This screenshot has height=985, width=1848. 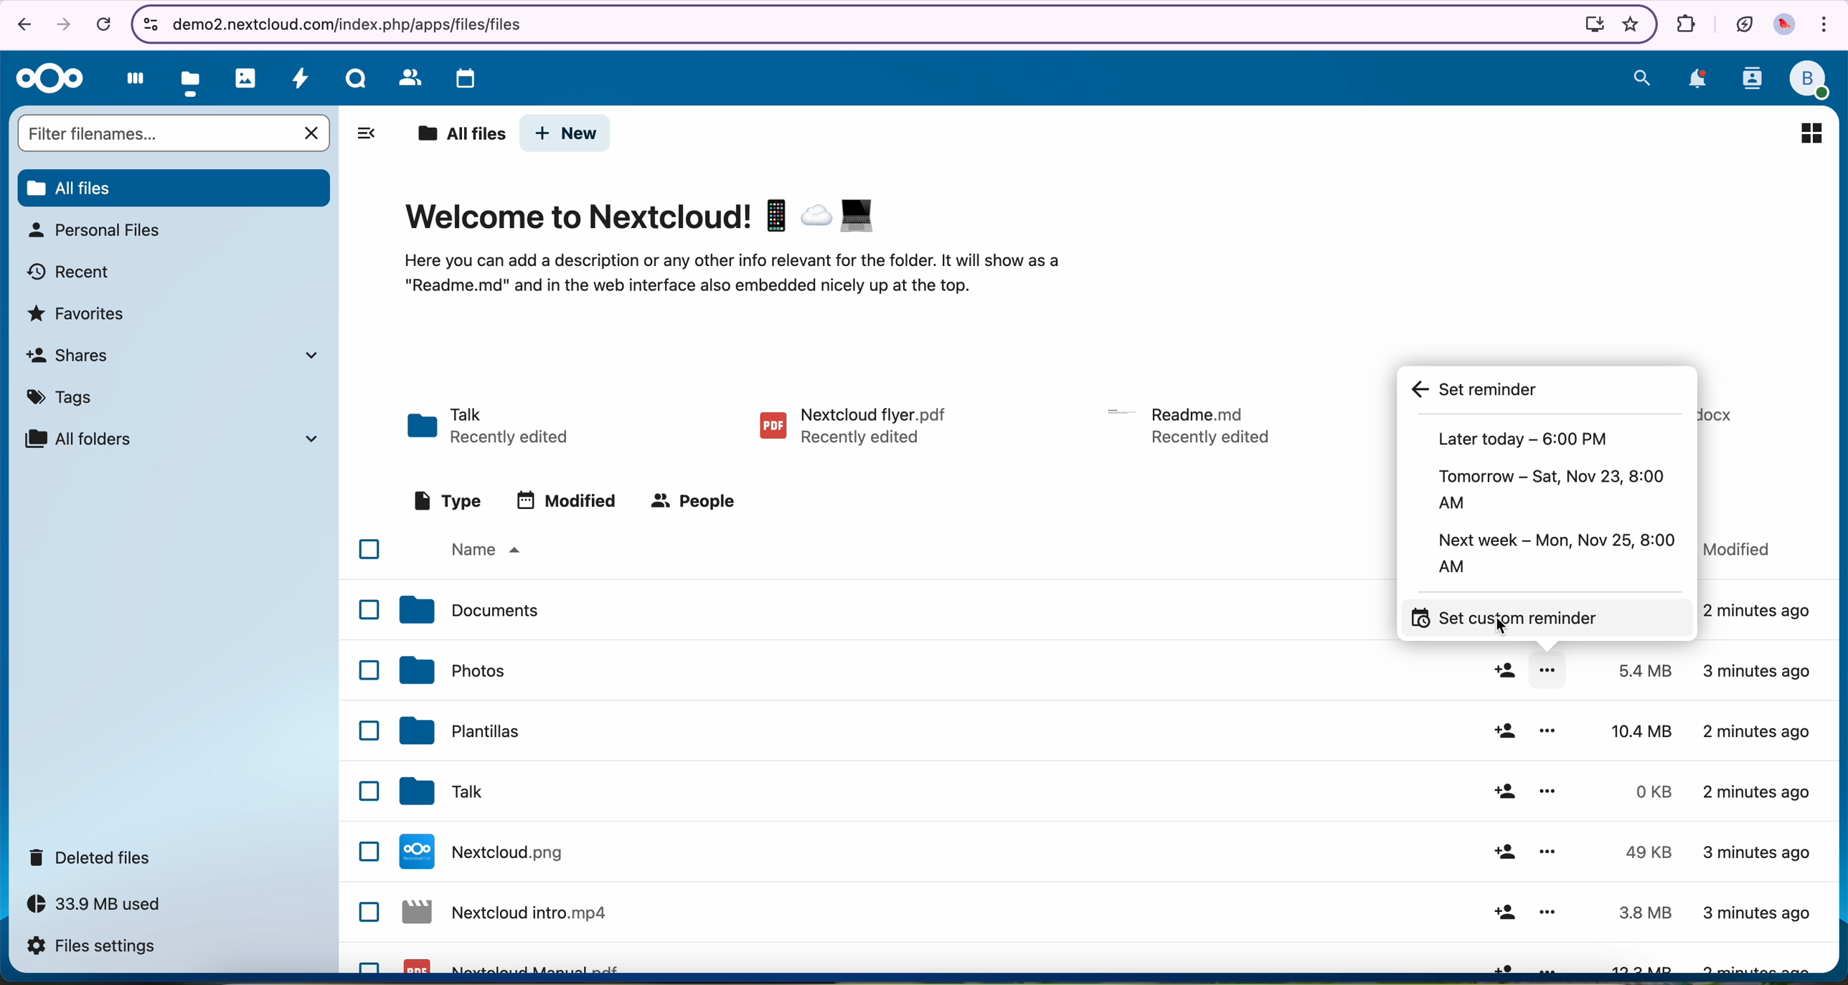 I want to click on profile picture, so click(x=1787, y=27).